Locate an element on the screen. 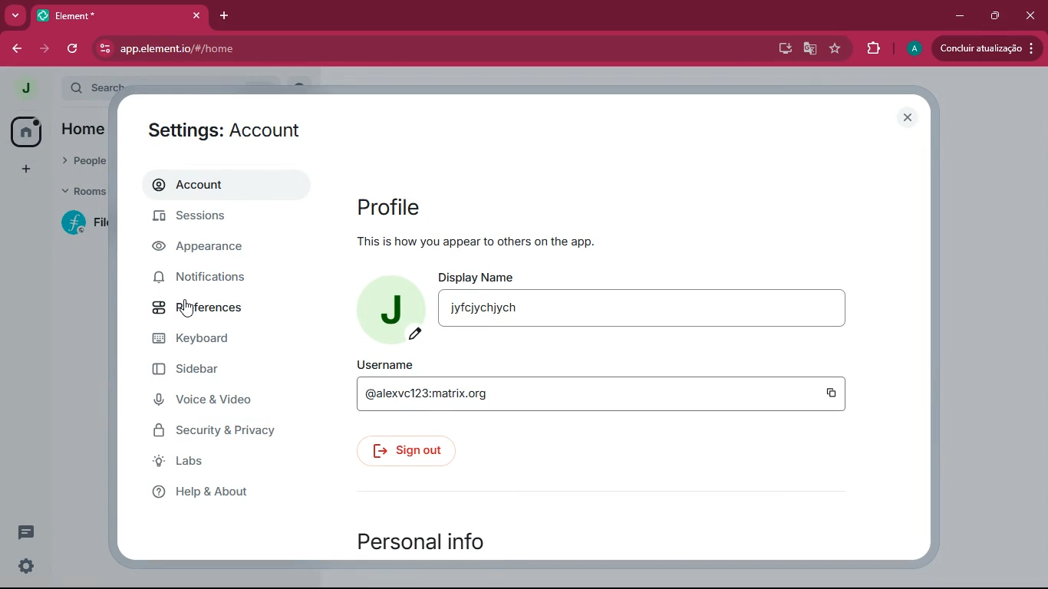 The width and height of the screenshot is (1048, 589). keyboard is located at coordinates (217, 341).